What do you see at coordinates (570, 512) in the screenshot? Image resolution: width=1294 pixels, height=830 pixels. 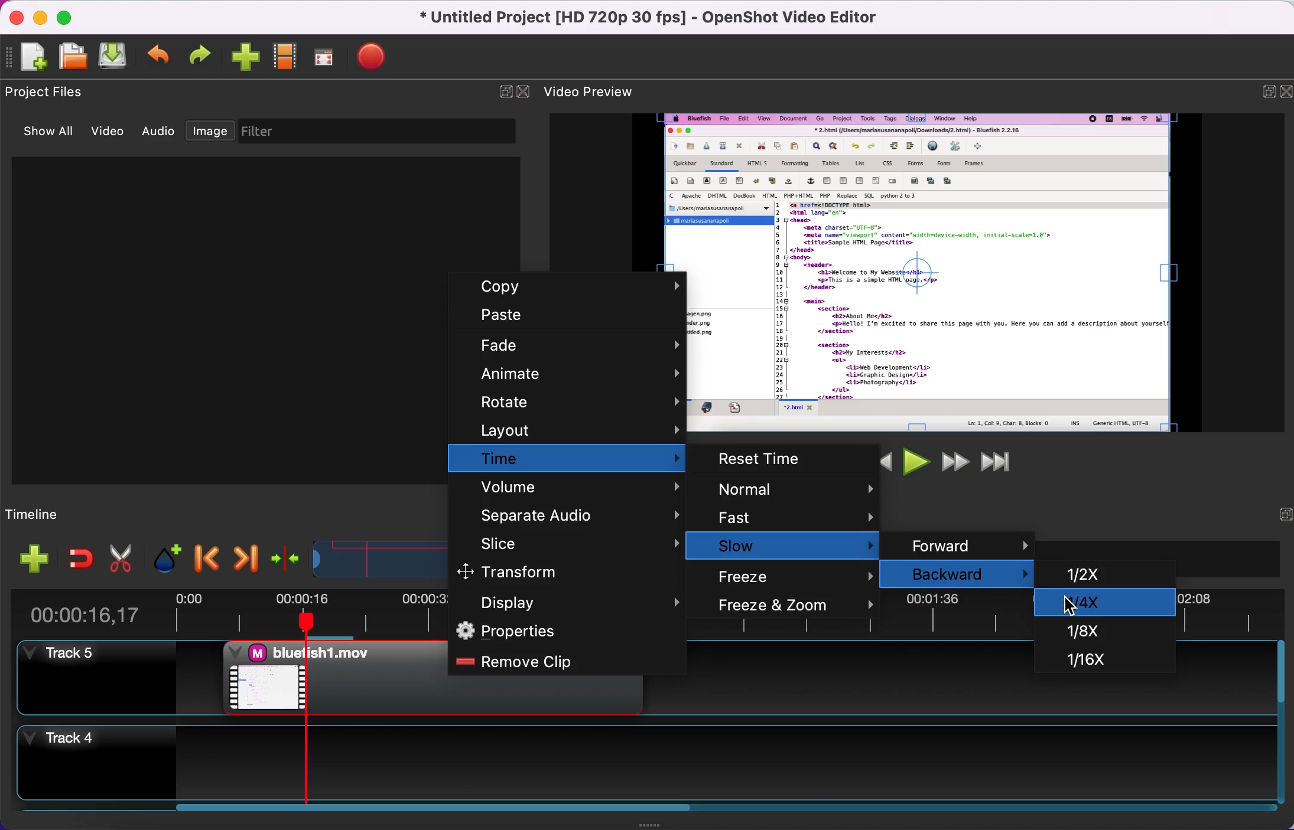 I see `separate audio` at bounding box center [570, 512].